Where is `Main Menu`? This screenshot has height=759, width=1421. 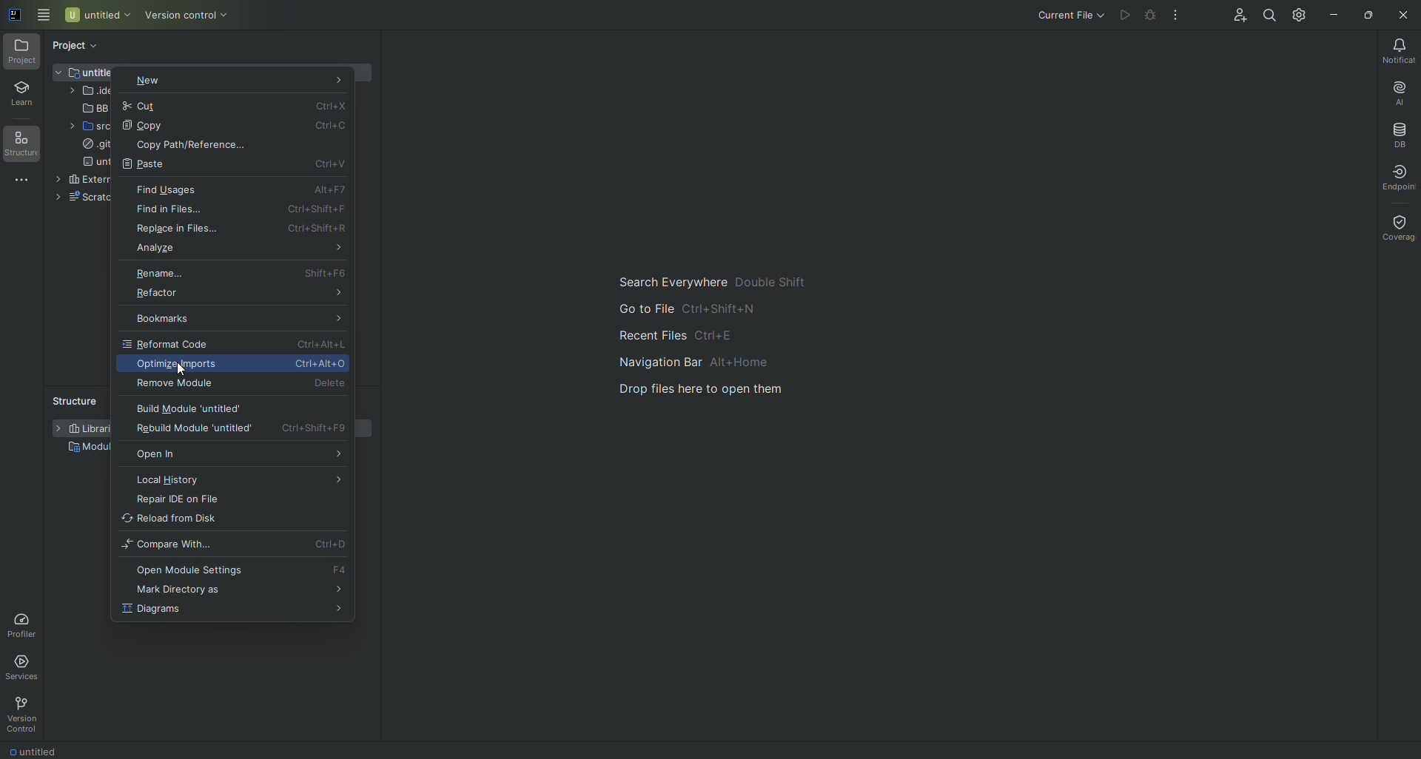
Main Menu is located at coordinates (44, 16).